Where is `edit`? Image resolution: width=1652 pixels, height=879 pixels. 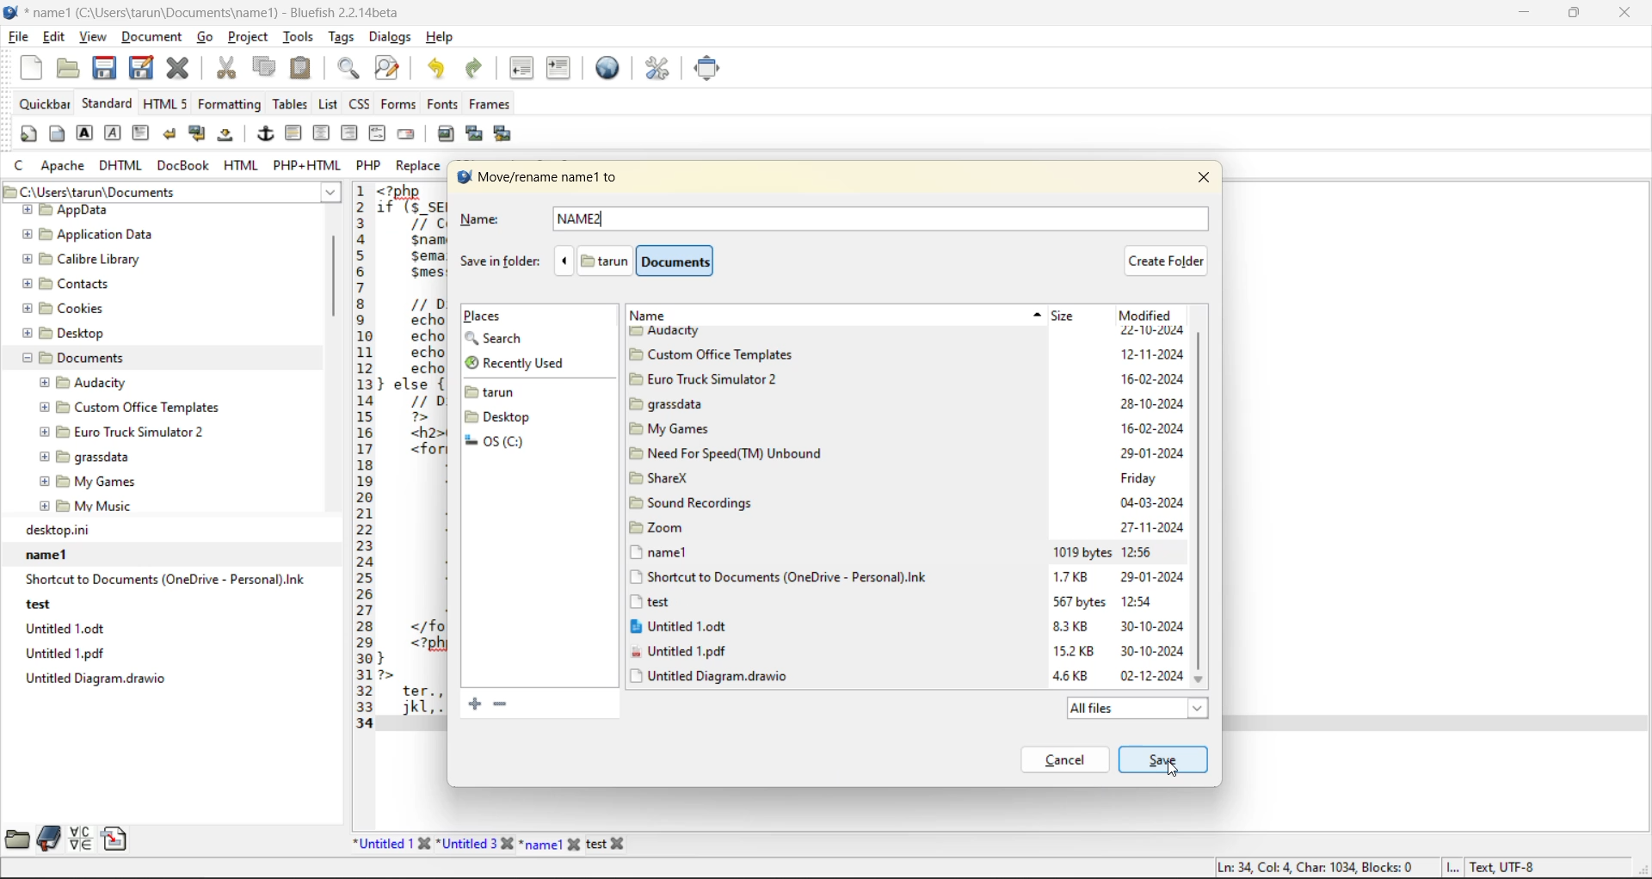 edit is located at coordinates (56, 38).